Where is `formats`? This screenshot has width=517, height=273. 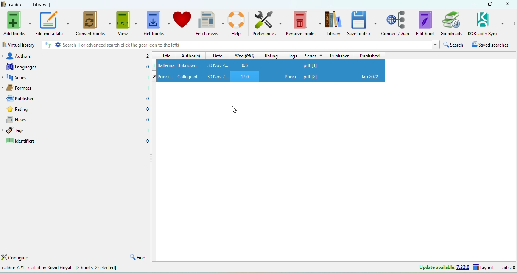
formats is located at coordinates (31, 87).